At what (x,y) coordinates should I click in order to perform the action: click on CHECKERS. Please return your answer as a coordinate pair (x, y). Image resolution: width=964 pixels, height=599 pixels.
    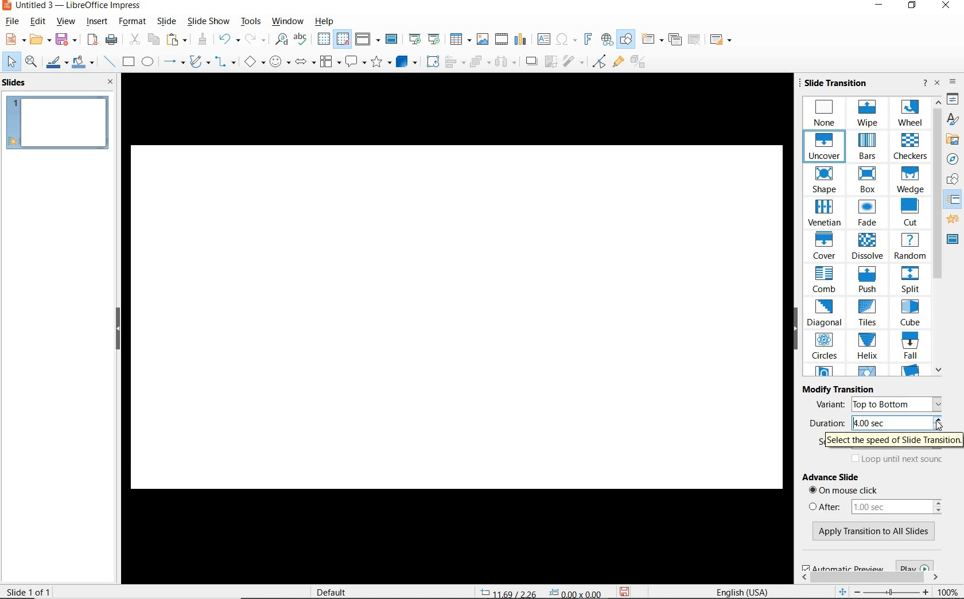
    Looking at the image, I should click on (911, 147).